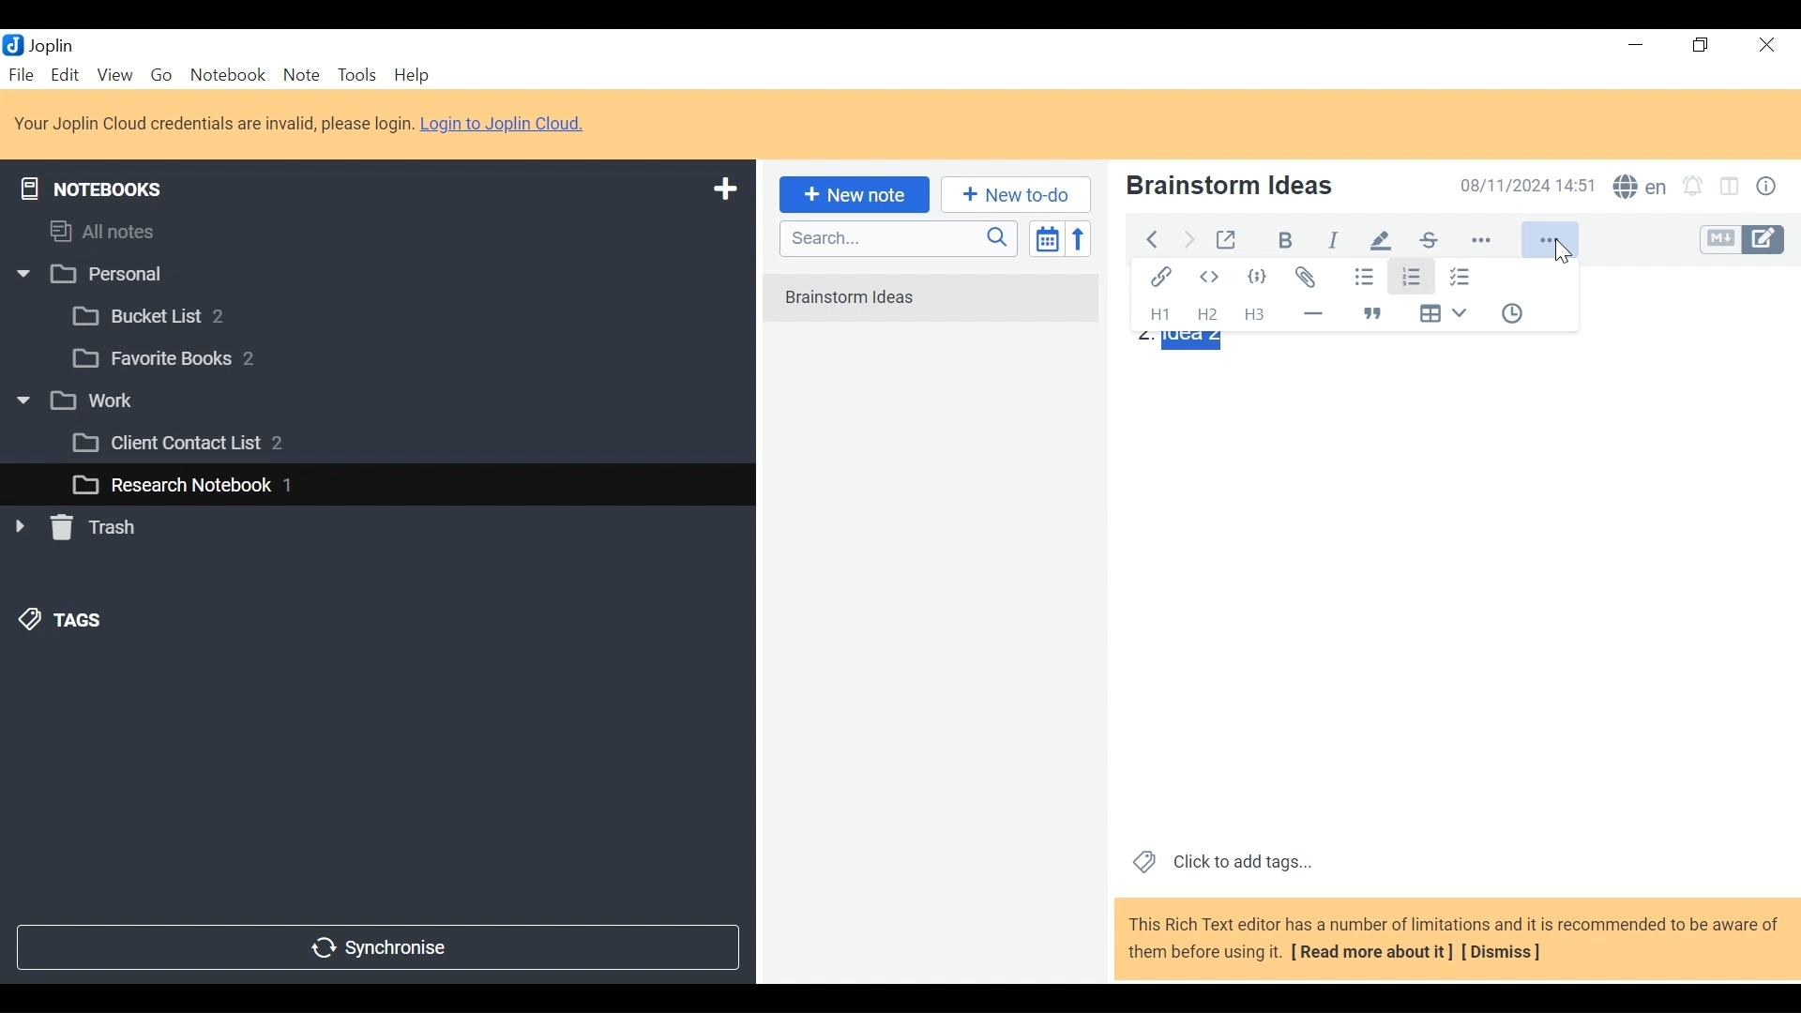 Image resolution: width=1801 pixels, height=1013 pixels. I want to click on Reverse Sort order, so click(1082, 238).